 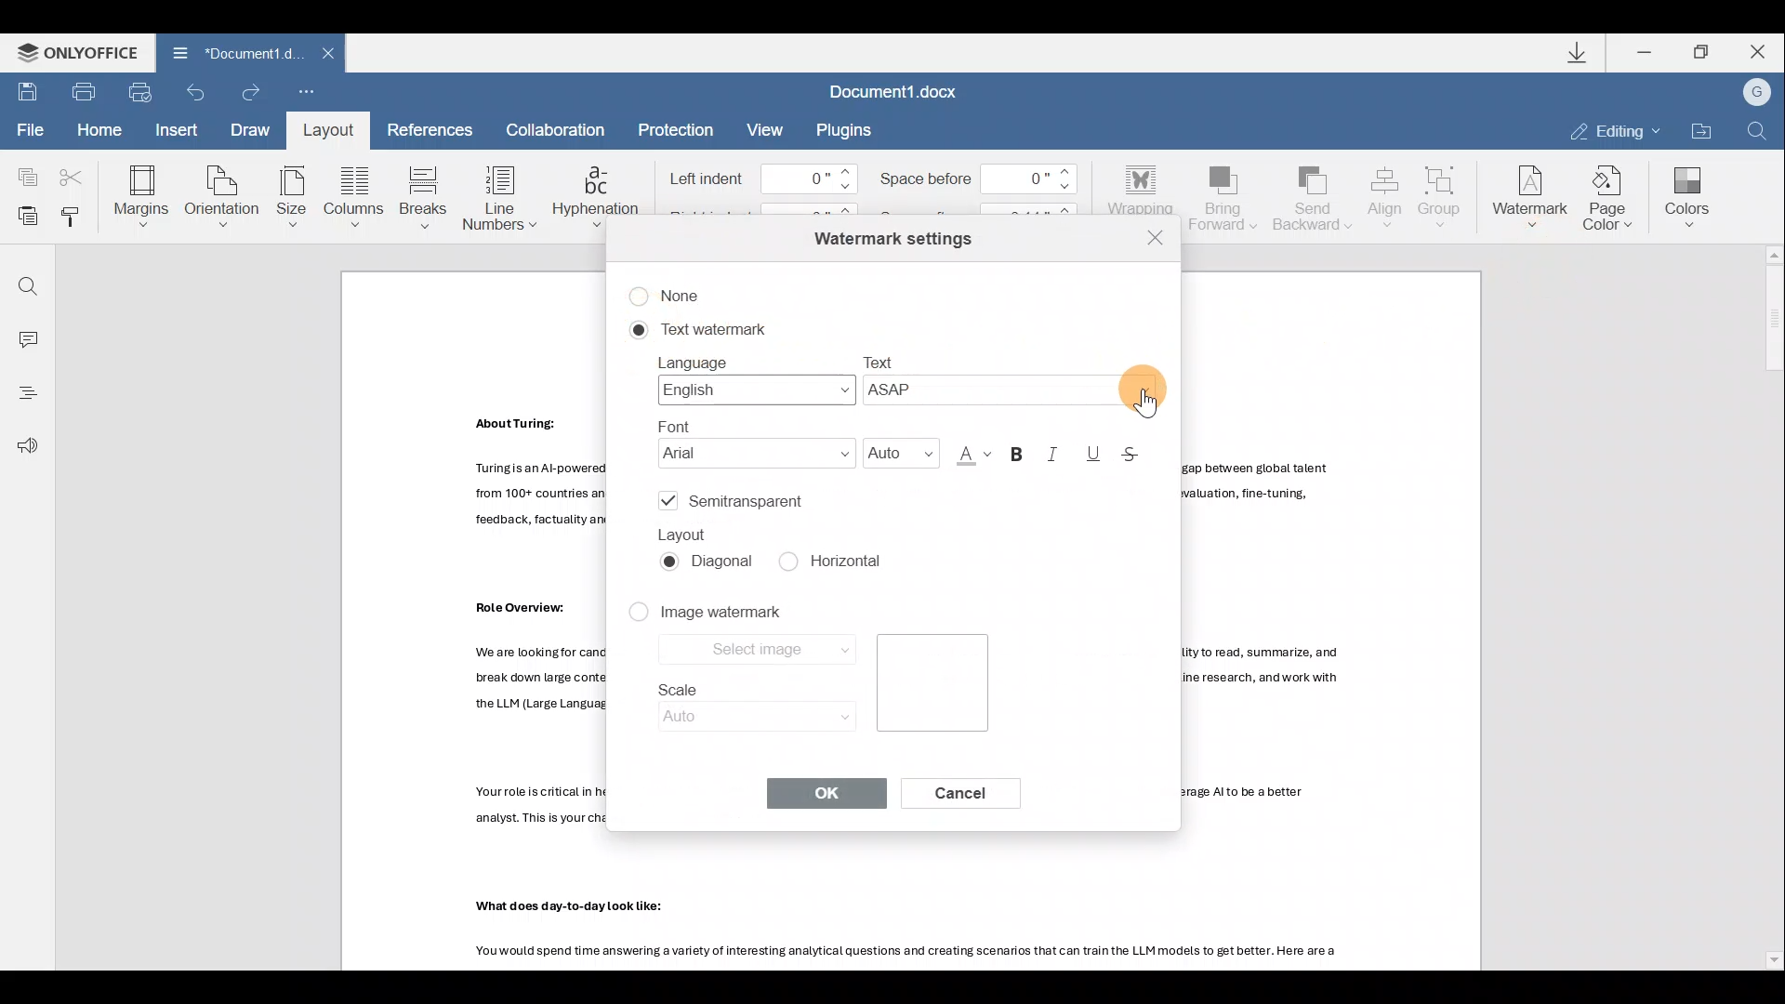 What do you see at coordinates (105, 130) in the screenshot?
I see `Home` at bounding box center [105, 130].